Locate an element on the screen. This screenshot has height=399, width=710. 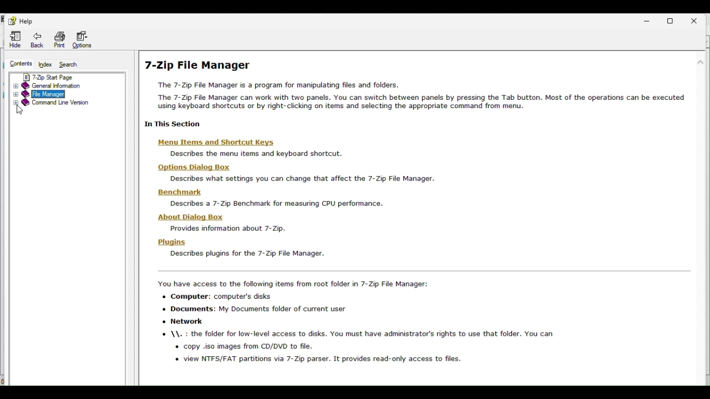
Help  is located at coordinates (19, 21).